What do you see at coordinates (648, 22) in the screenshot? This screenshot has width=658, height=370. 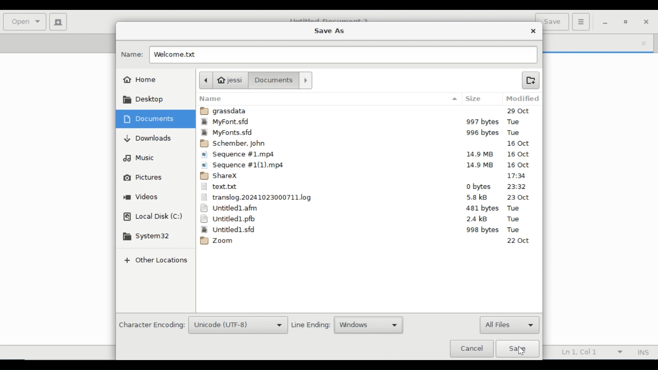 I see `Close` at bounding box center [648, 22].